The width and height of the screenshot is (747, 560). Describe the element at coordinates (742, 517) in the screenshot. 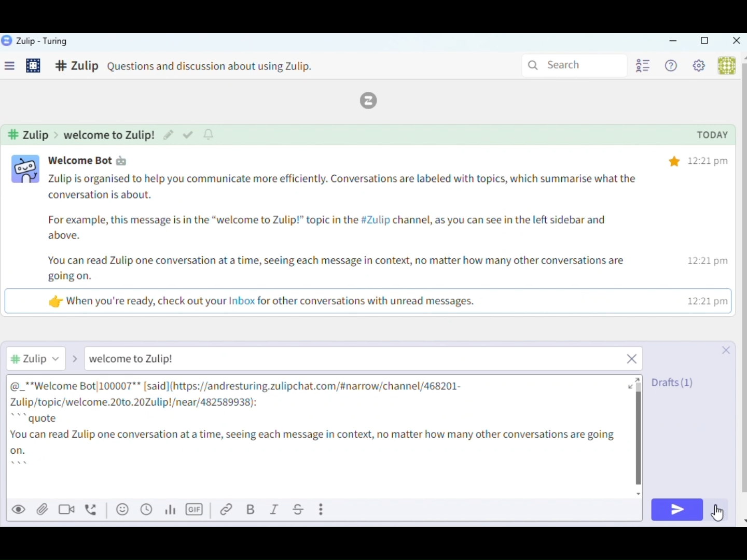

I see `Down` at that location.